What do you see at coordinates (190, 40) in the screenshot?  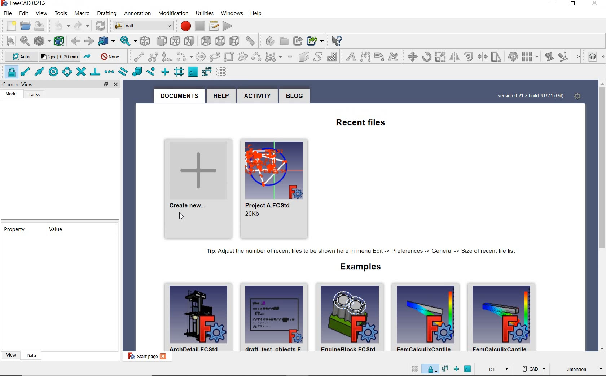 I see `rear` at bounding box center [190, 40].